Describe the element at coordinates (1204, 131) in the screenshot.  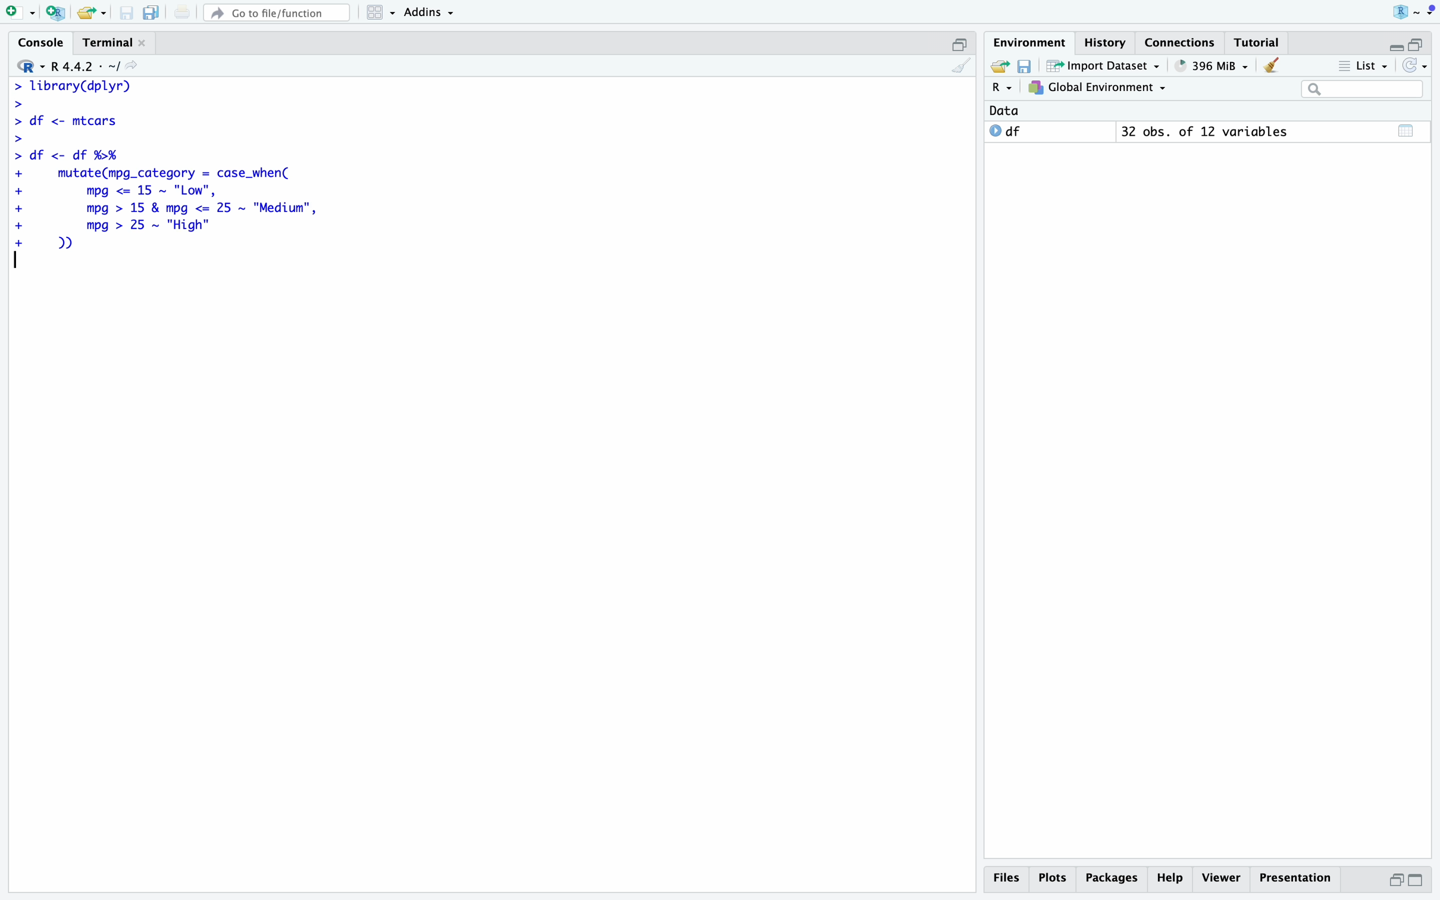
I see `32 obs. of 12 variables` at that location.